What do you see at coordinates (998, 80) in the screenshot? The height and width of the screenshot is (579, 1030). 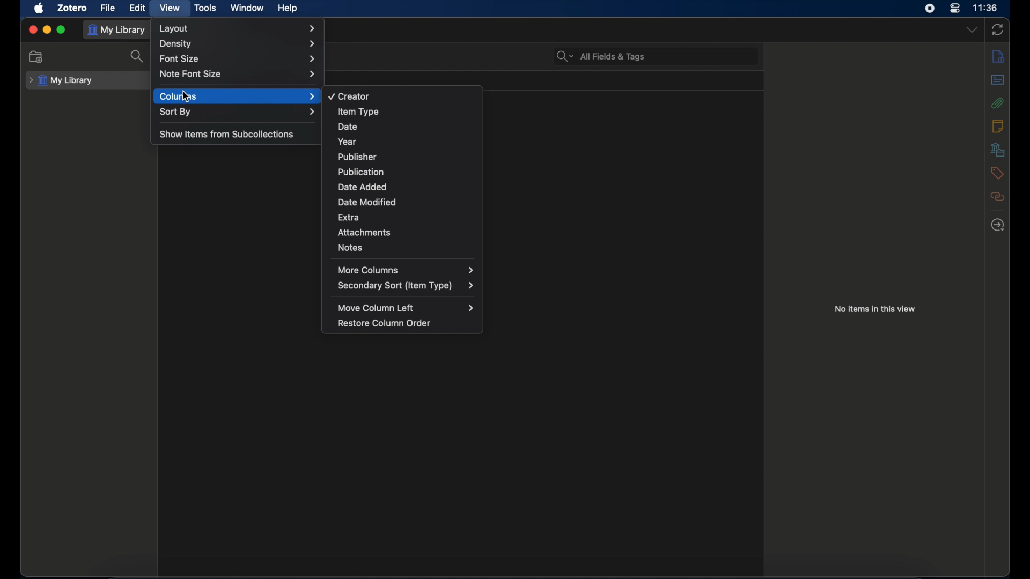 I see `abstract` at bounding box center [998, 80].